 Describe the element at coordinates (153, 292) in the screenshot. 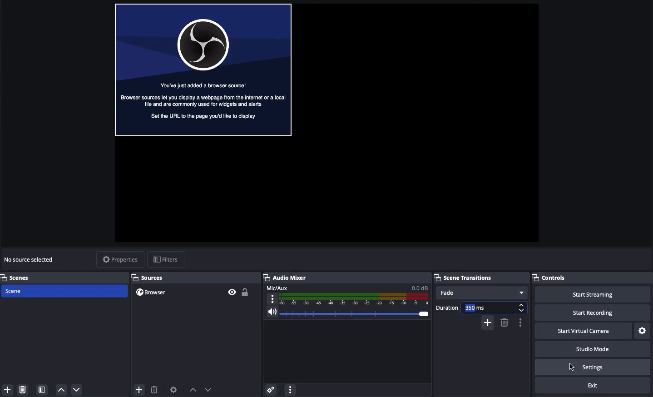

I see `Browser` at that location.